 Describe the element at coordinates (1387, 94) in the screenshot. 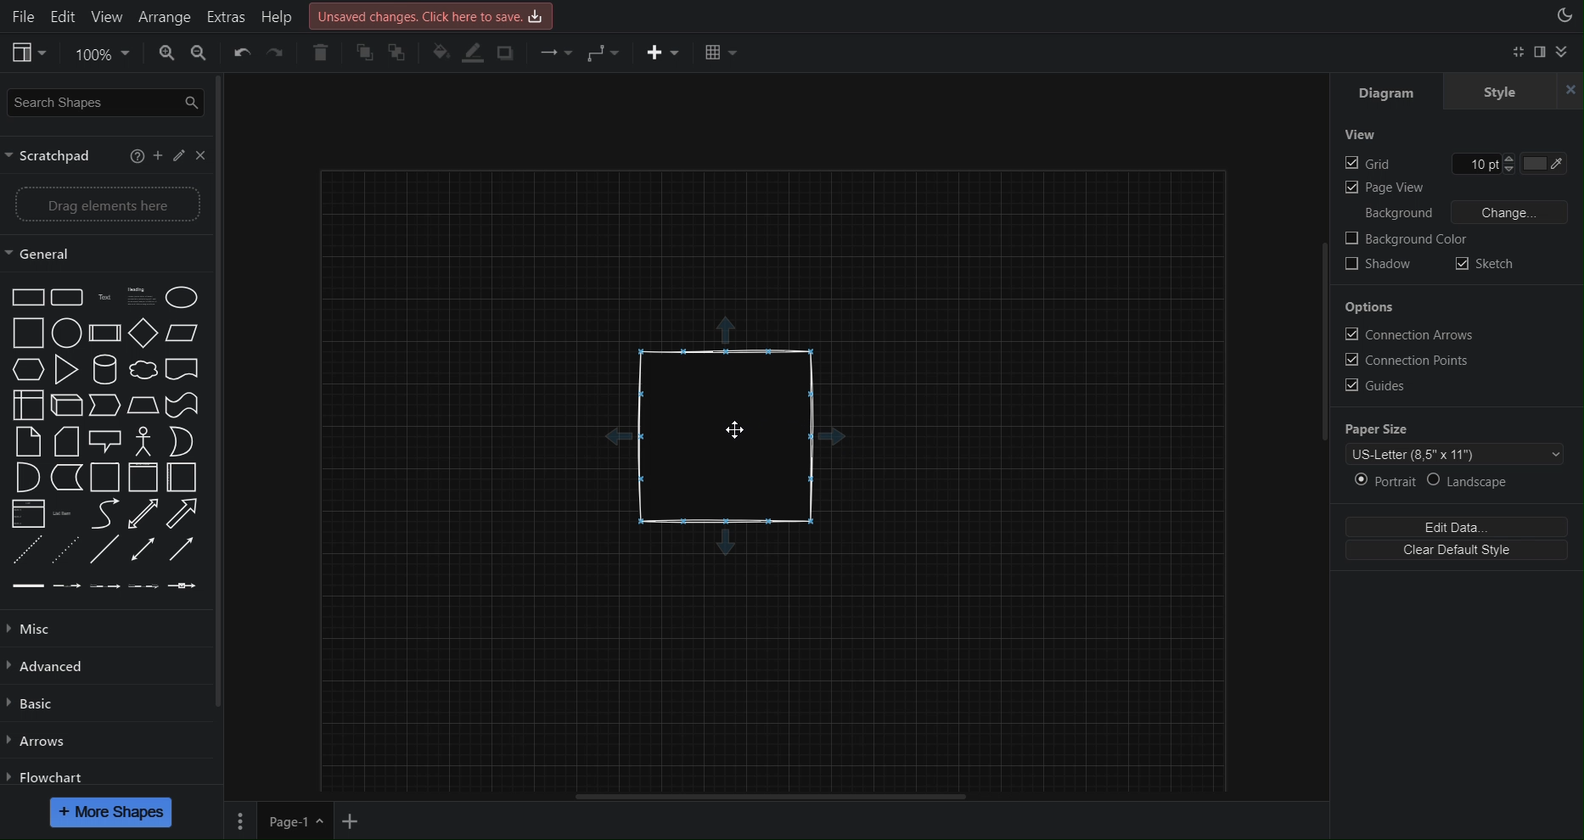

I see `Diagram` at that location.